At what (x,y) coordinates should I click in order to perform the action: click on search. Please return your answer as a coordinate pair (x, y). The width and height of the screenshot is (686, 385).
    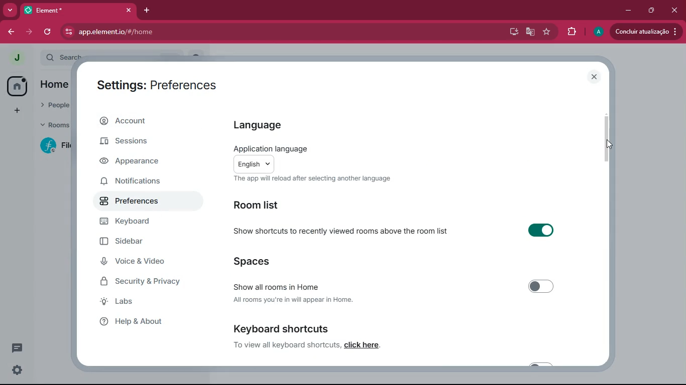
    Looking at the image, I should click on (67, 55).